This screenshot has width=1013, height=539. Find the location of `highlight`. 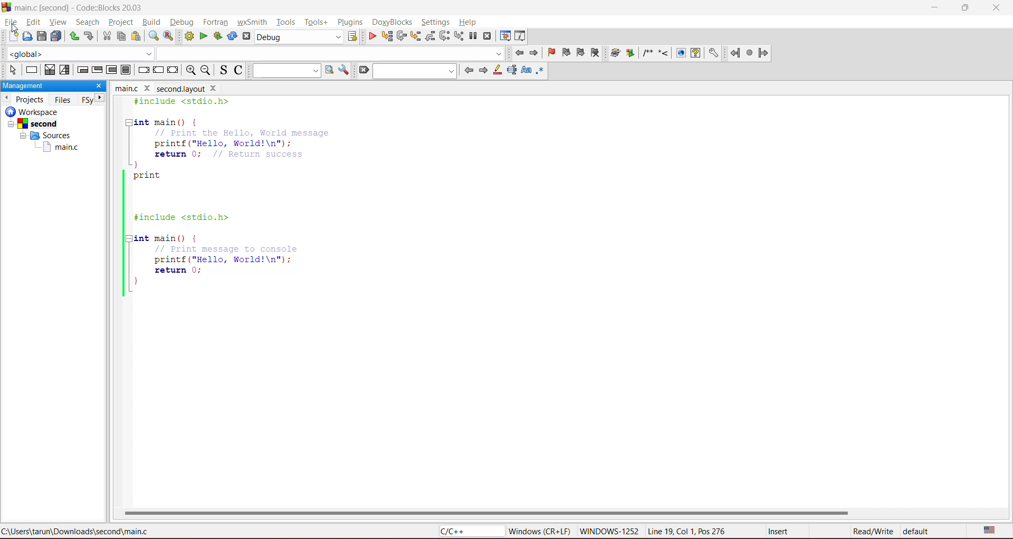

highlight is located at coordinates (496, 71).